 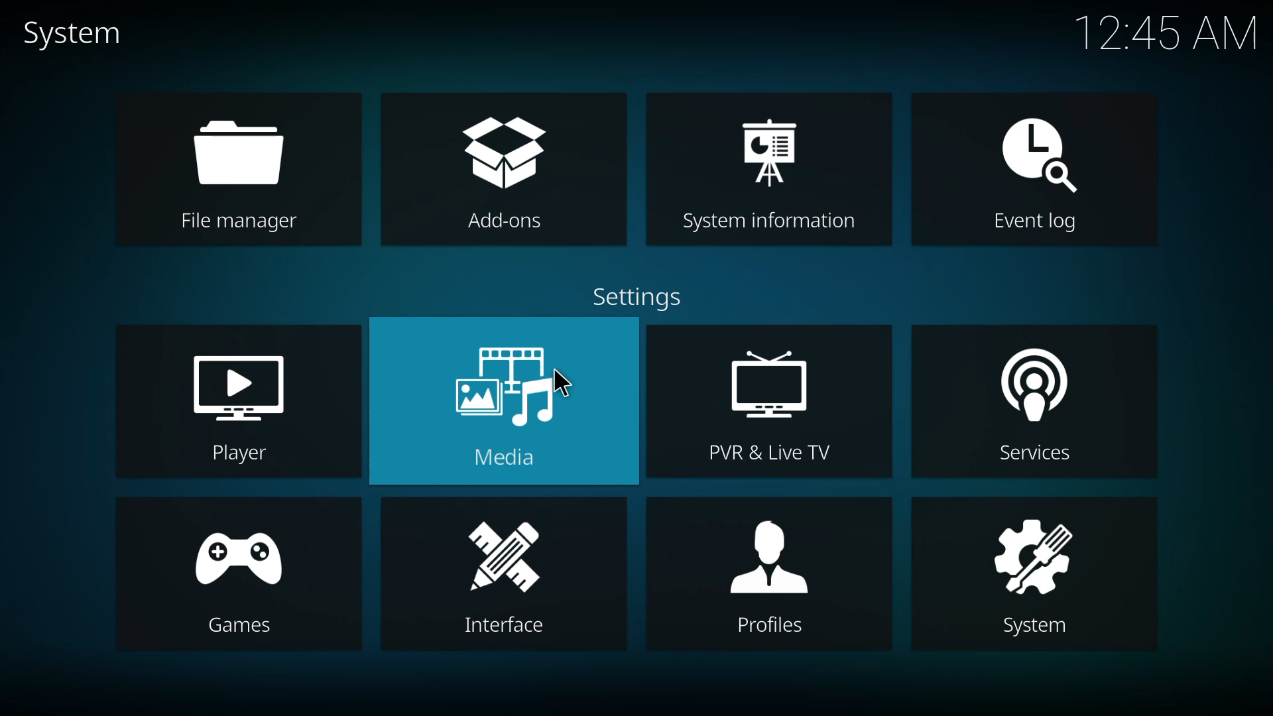 What do you see at coordinates (766, 402) in the screenshot?
I see `pvr & live tv` at bounding box center [766, 402].